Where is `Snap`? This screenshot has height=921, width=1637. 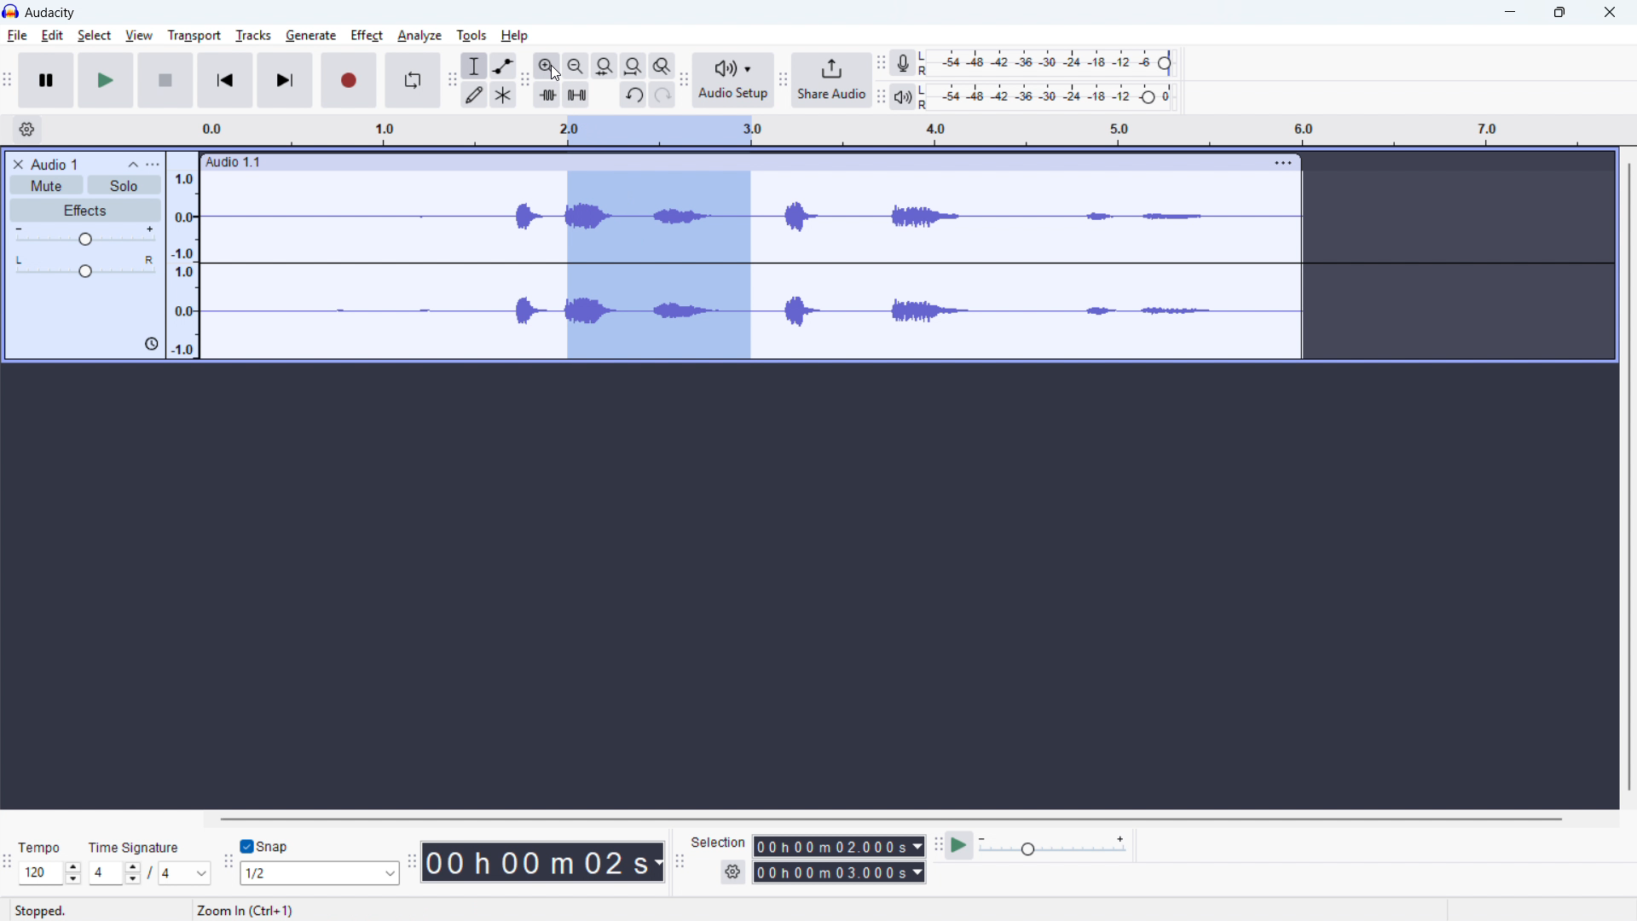 Snap is located at coordinates (268, 846).